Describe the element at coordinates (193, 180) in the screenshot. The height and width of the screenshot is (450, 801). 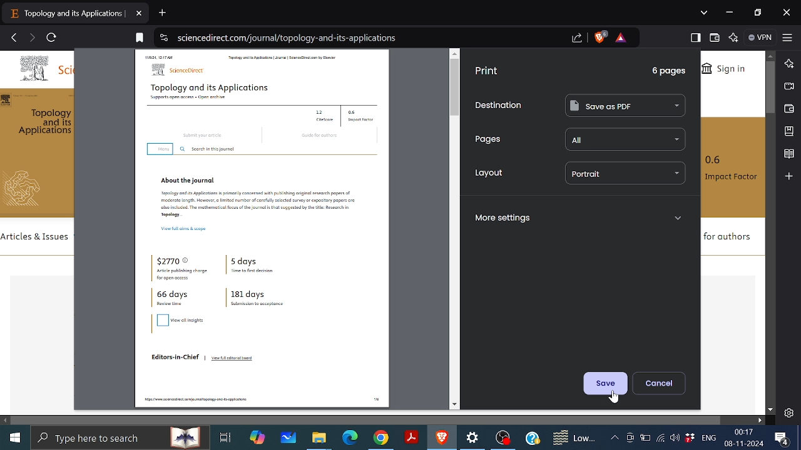
I see `About the journal` at that location.